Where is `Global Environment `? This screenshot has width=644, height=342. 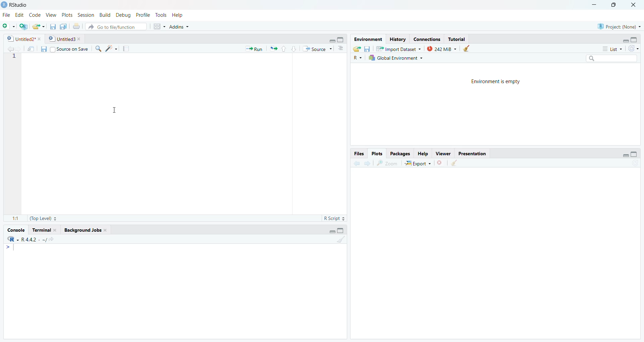
Global Environment  is located at coordinates (398, 58).